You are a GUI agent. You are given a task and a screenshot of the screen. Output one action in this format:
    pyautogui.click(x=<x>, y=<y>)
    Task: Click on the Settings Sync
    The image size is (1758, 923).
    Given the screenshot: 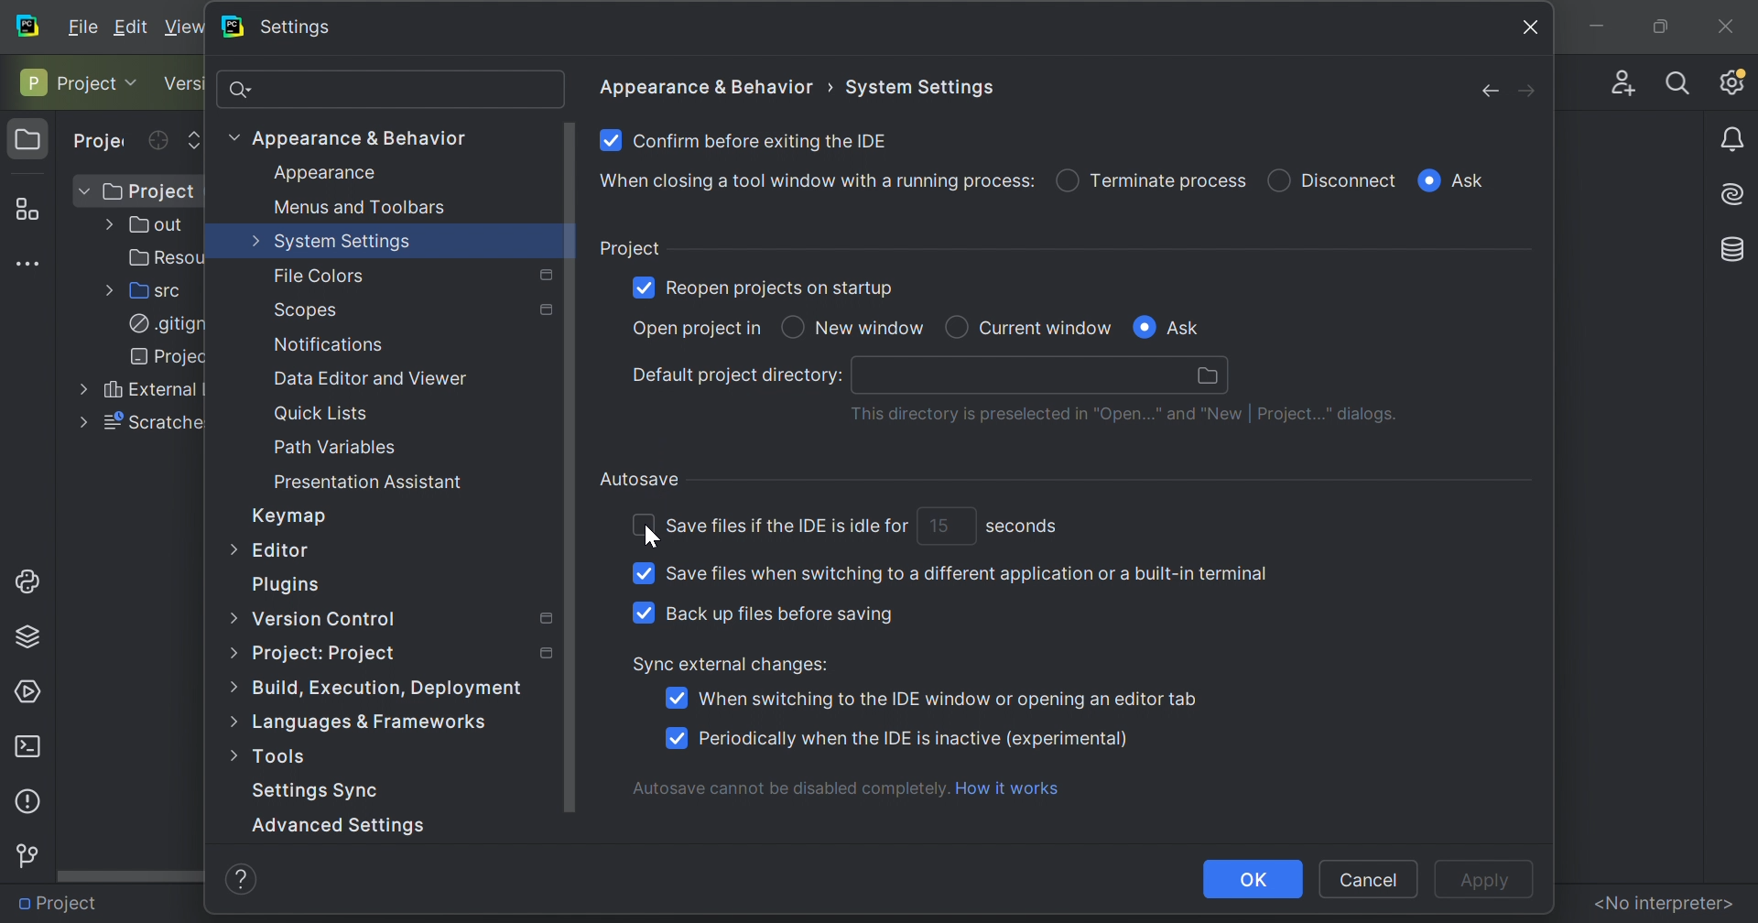 What is the action you would take?
    pyautogui.click(x=318, y=791)
    